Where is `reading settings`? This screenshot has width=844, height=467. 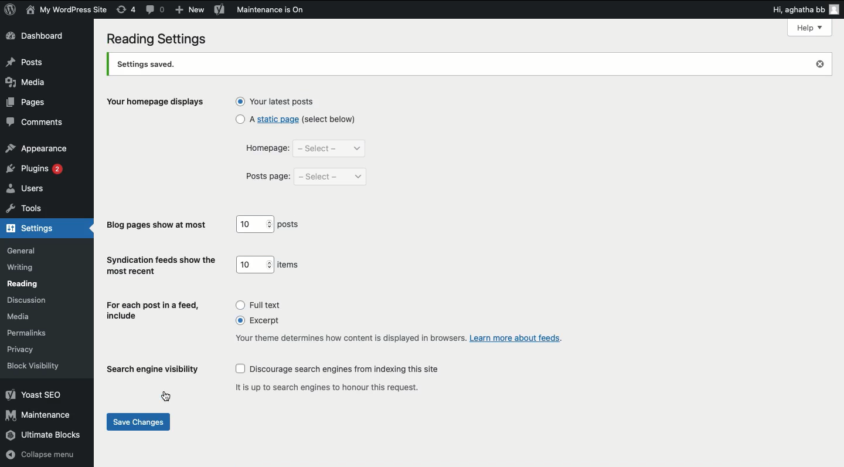 reading settings is located at coordinates (158, 41).